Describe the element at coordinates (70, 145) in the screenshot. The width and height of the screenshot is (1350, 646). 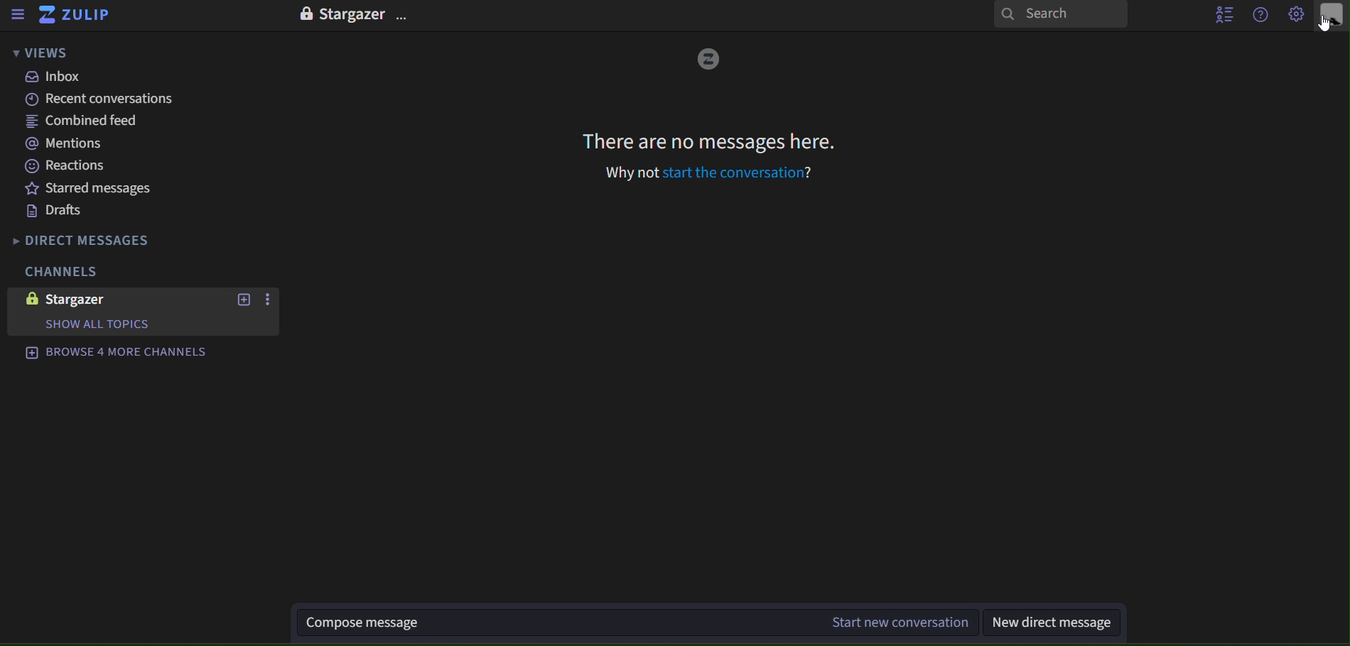
I see `mentions` at that location.